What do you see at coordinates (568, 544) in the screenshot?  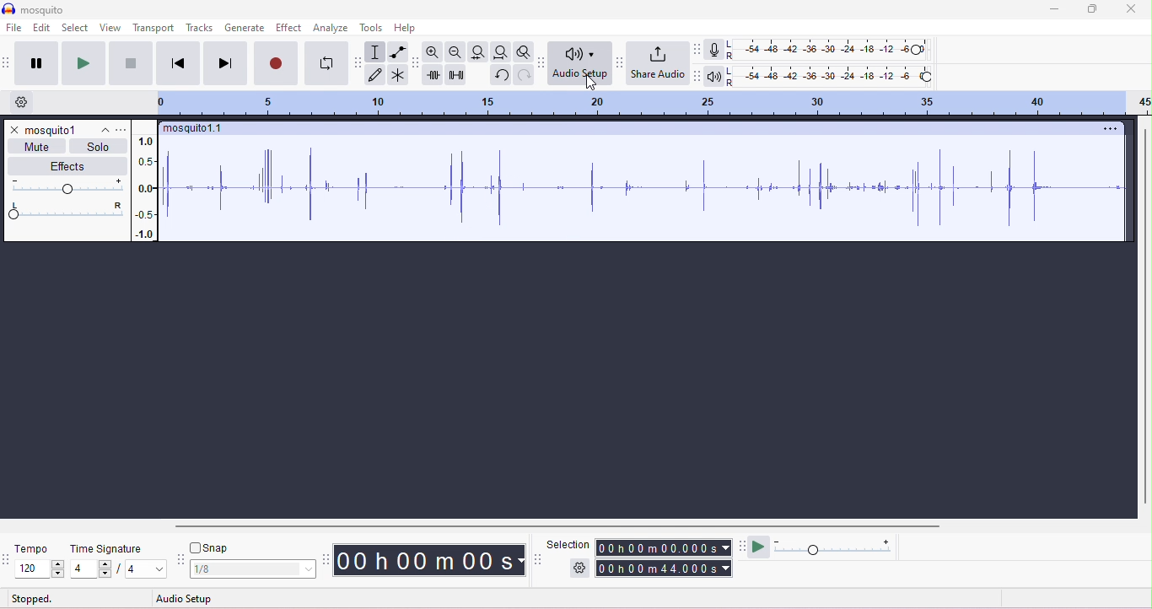 I see `selection` at bounding box center [568, 544].